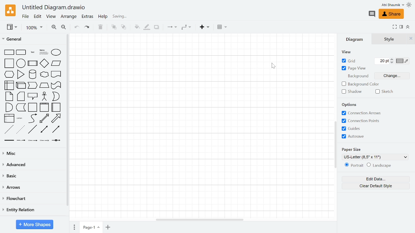 The height and width of the screenshot is (233, 415). What do you see at coordinates (55, 7) in the screenshot?
I see `Current window` at bounding box center [55, 7].